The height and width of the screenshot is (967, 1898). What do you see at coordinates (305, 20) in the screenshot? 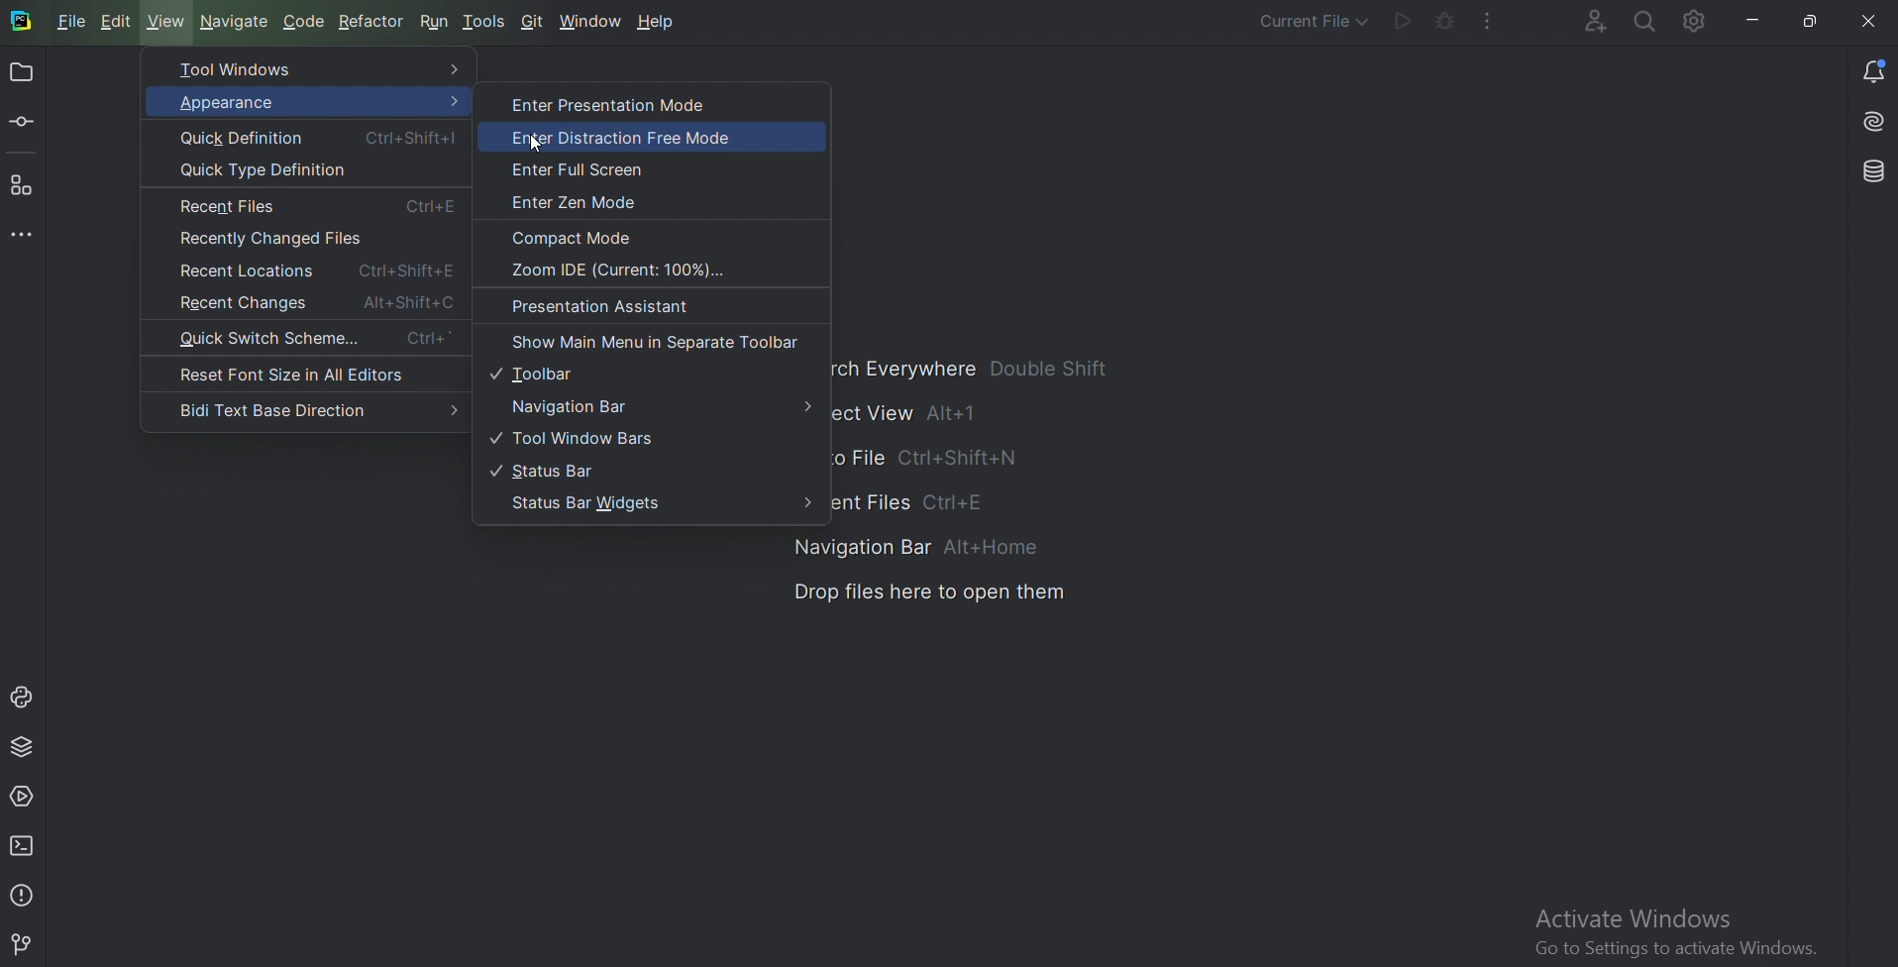
I see `Code` at bounding box center [305, 20].